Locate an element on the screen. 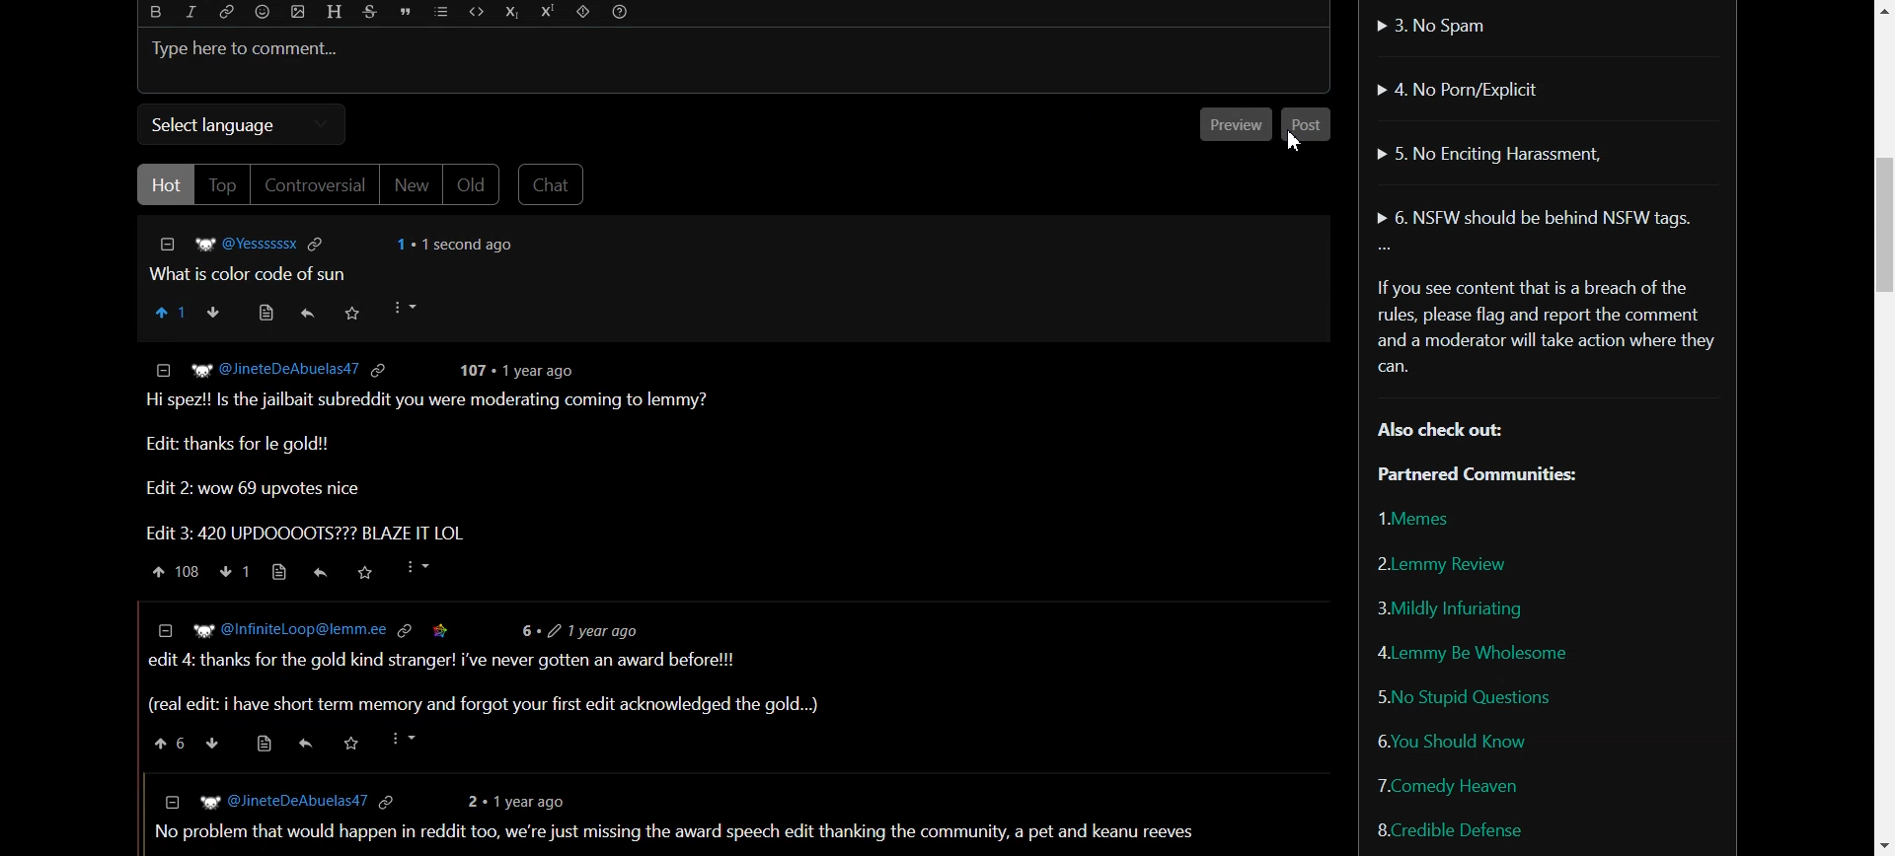 This screenshot has width=1895, height=856. Source is located at coordinates (264, 315).